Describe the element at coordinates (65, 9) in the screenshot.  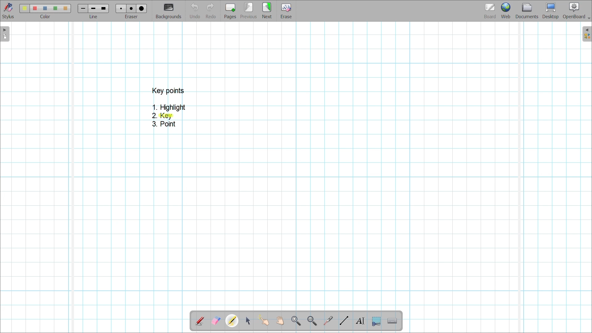
I see `color5` at that location.